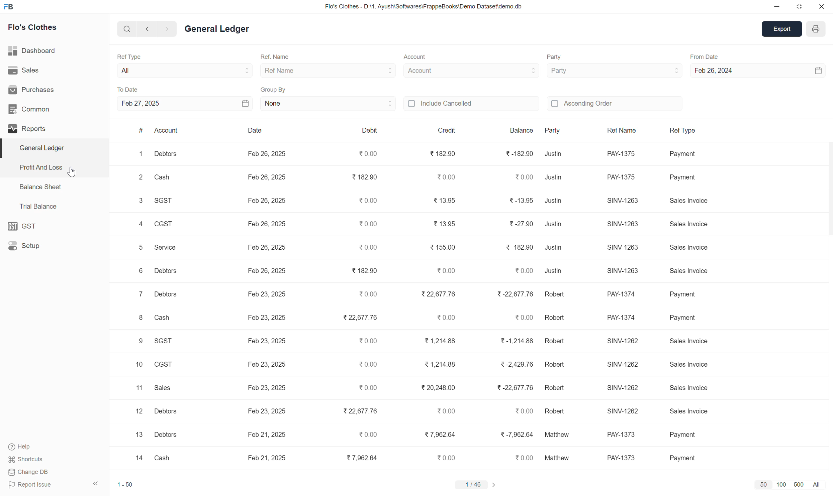 The width and height of the screenshot is (833, 496). What do you see at coordinates (283, 106) in the screenshot?
I see `None` at bounding box center [283, 106].